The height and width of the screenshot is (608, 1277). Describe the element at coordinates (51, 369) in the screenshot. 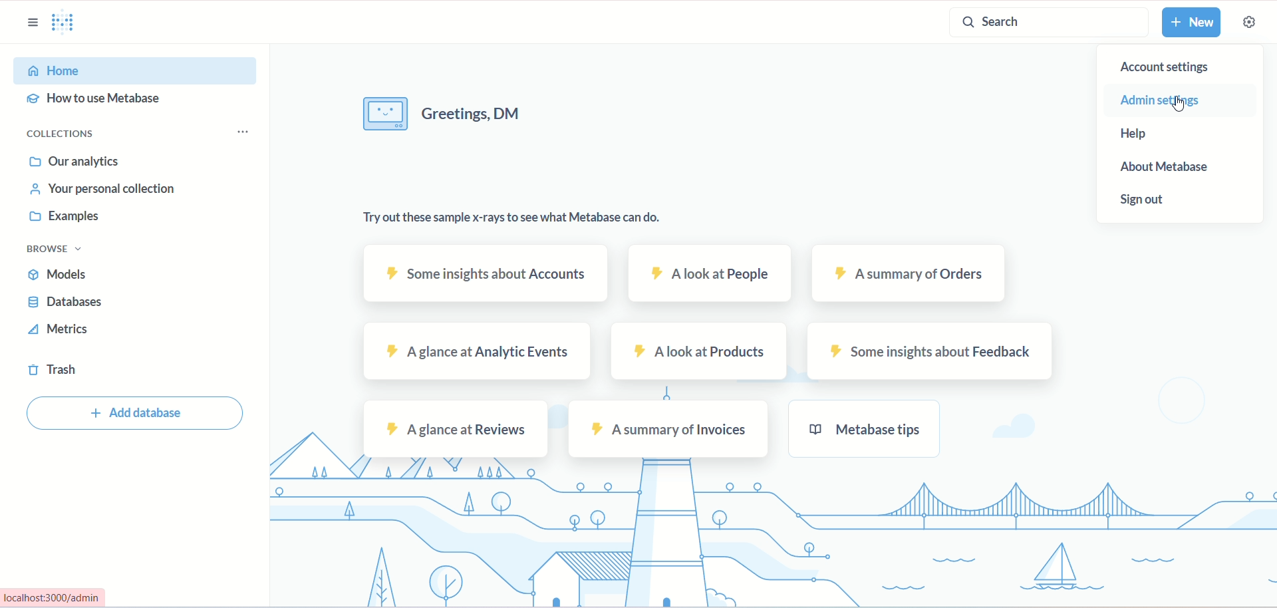

I see `trash` at that location.